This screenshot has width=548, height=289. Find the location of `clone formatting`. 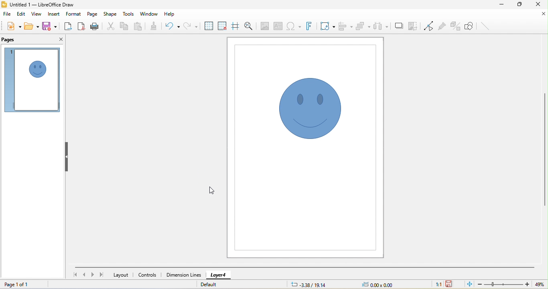

clone formatting is located at coordinates (156, 26).